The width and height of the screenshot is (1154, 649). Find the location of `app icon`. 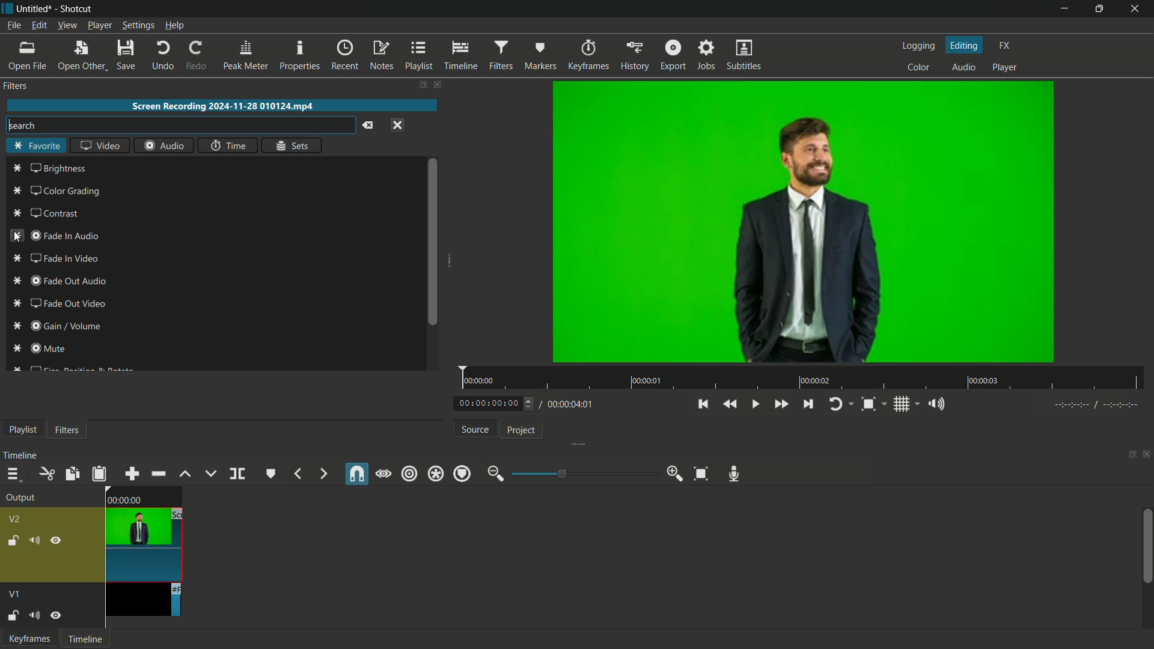

app icon is located at coordinates (7, 8).